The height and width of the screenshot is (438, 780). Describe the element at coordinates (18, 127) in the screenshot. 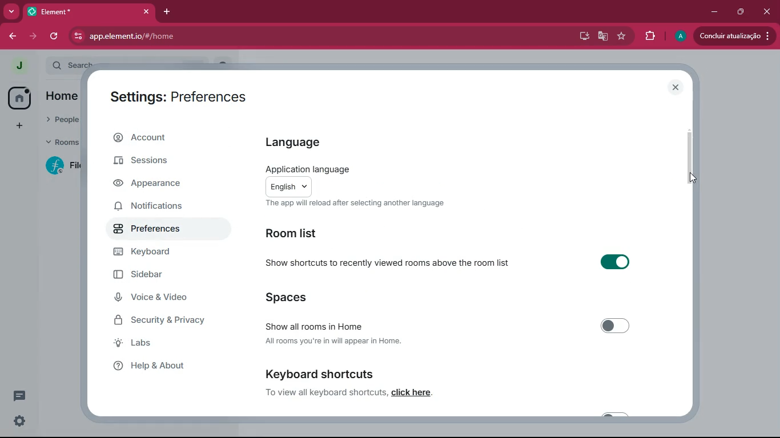

I see `add` at that location.